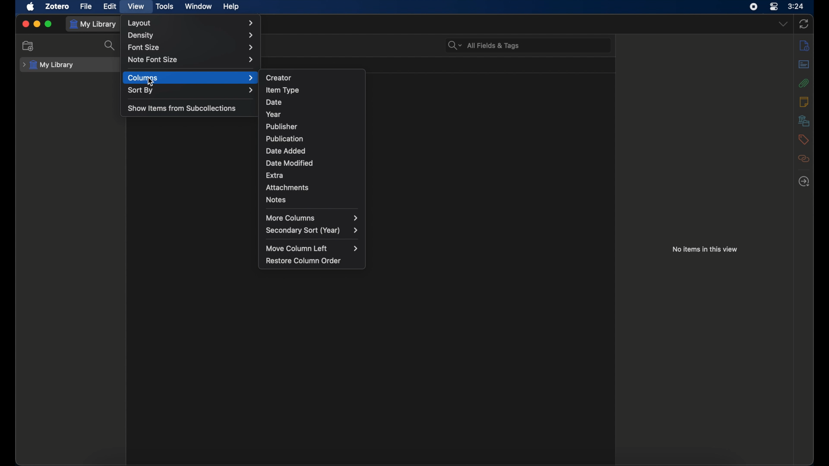 The height and width of the screenshot is (466, 829). What do you see at coordinates (283, 90) in the screenshot?
I see `item type` at bounding box center [283, 90].